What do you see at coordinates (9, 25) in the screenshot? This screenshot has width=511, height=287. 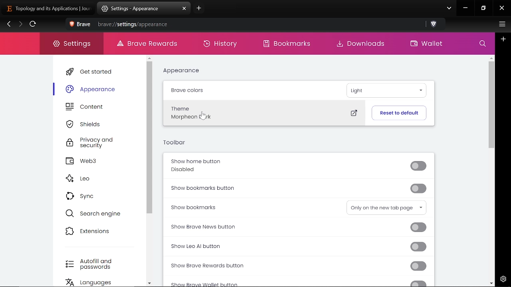 I see `Previous page` at bounding box center [9, 25].